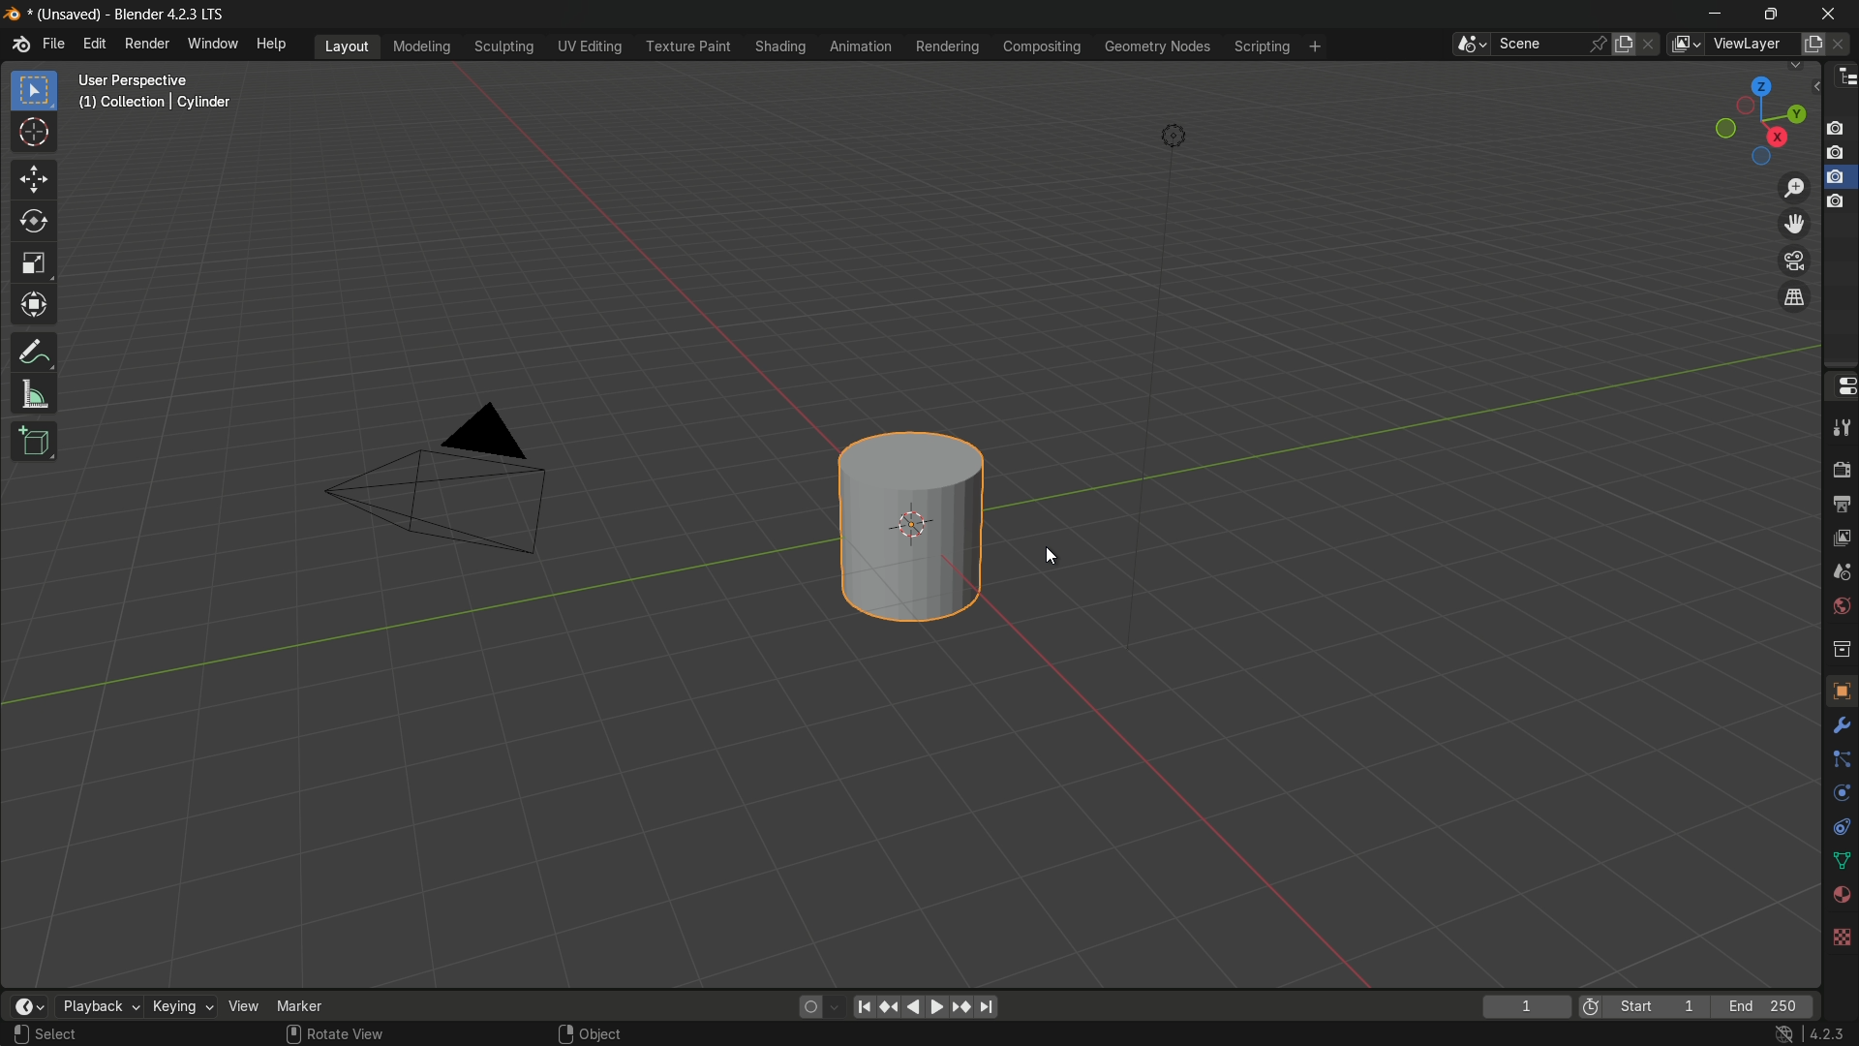 This screenshot has height=1046, width=1859. Describe the element at coordinates (420, 46) in the screenshot. I see `modeling` at that location.